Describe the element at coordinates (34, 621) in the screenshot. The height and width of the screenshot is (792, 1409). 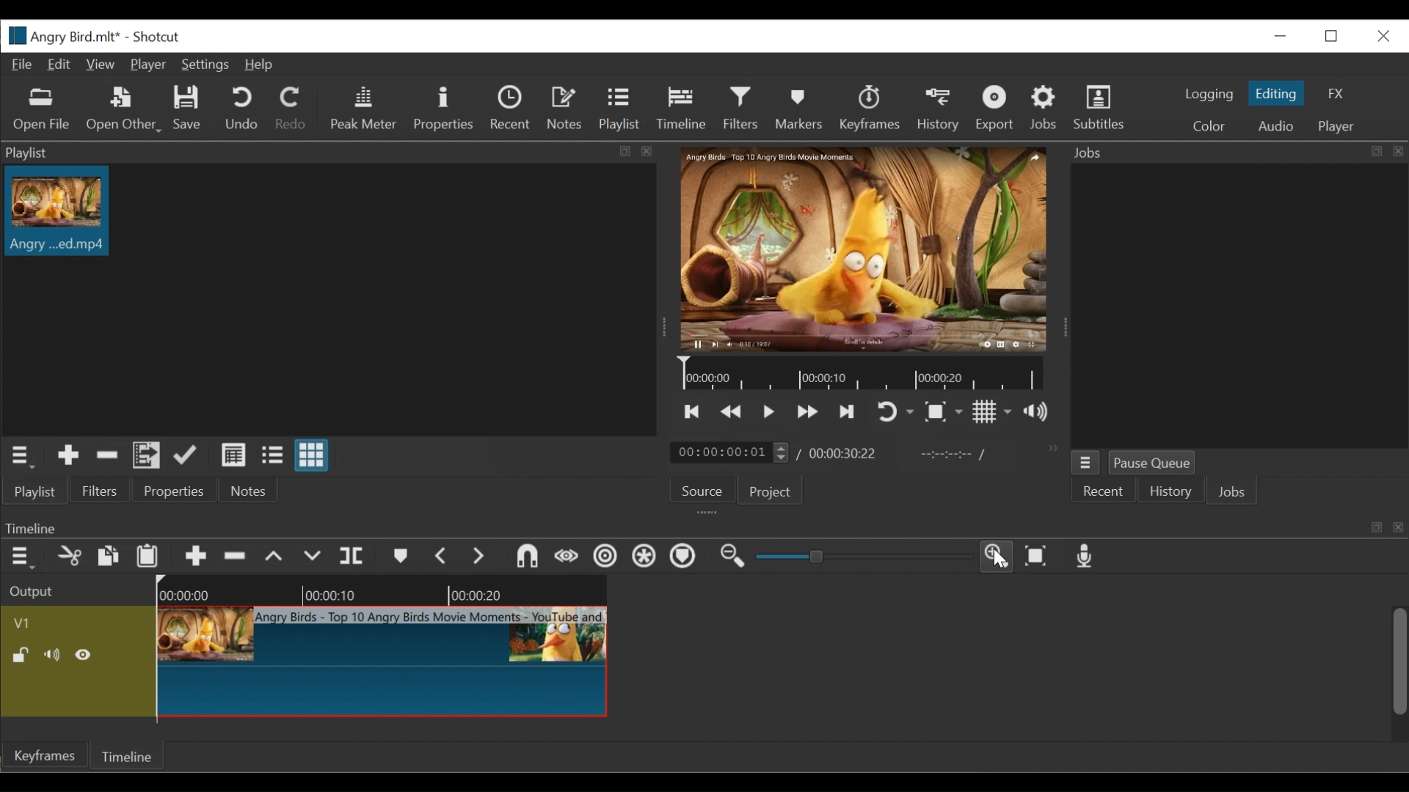
I see `Video track Name` at that location.